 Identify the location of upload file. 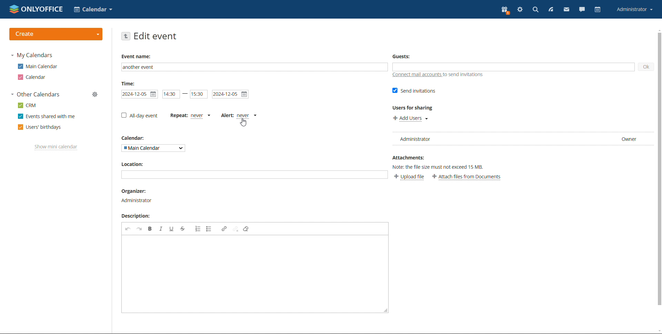
(409, 177).